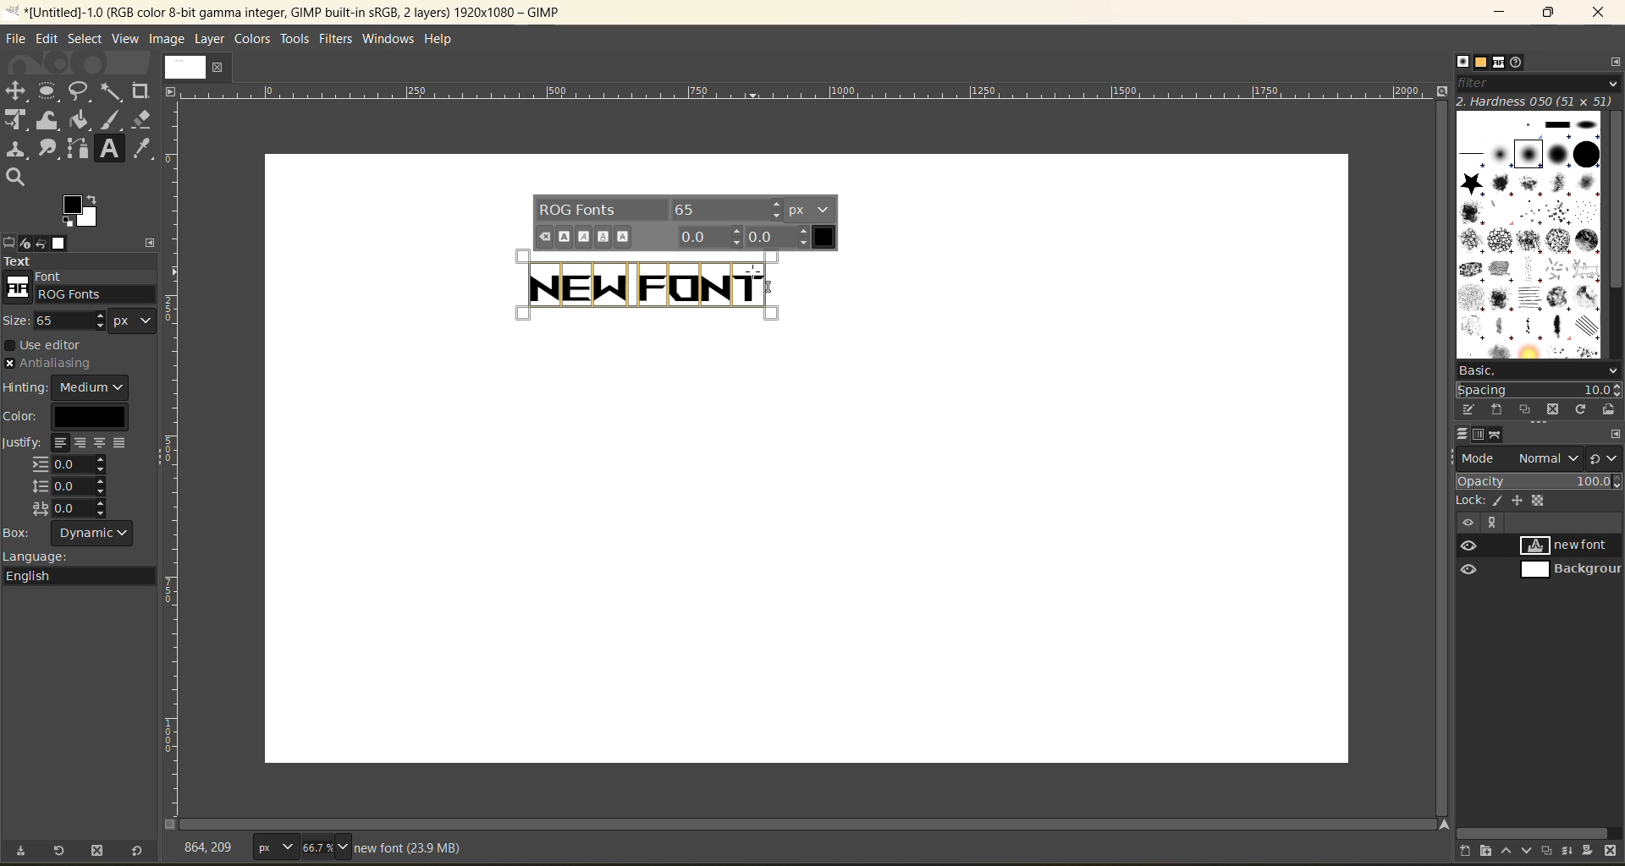 This screenshot has height=866, width=1625. What do you see at coordinates (1529, 409) in the screenshot?
I see `duplicate this brush` at bounding box center [1529, 409].